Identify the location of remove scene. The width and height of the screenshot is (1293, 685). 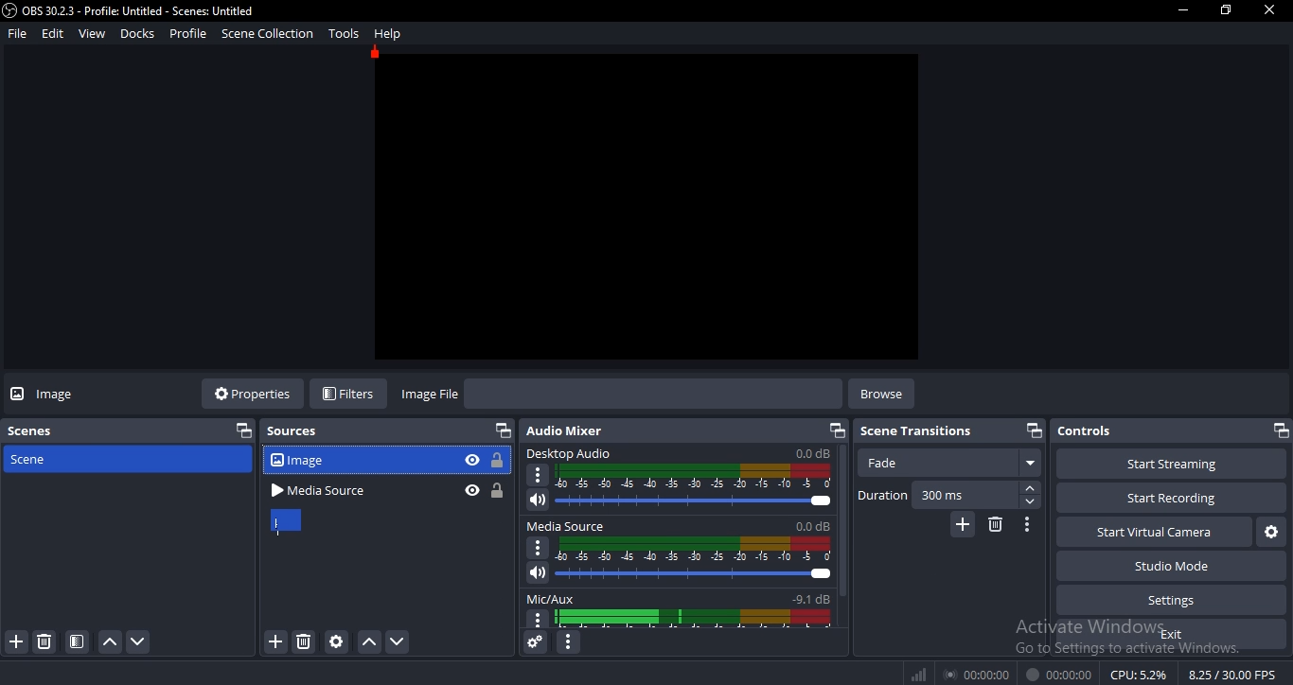
(44, 641).